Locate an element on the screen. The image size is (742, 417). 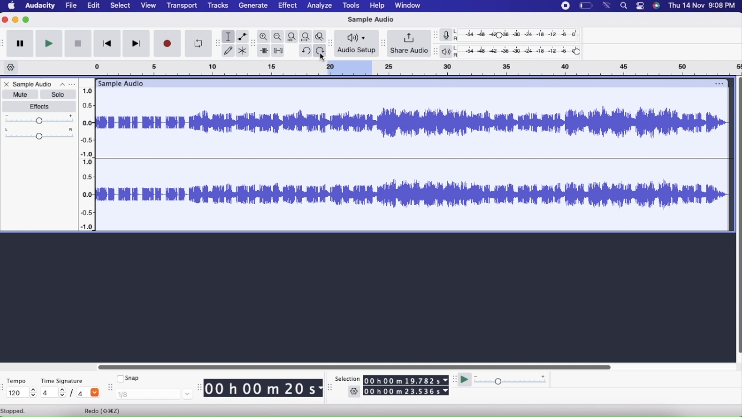
move toolbar is located at coordinates (454, 379).